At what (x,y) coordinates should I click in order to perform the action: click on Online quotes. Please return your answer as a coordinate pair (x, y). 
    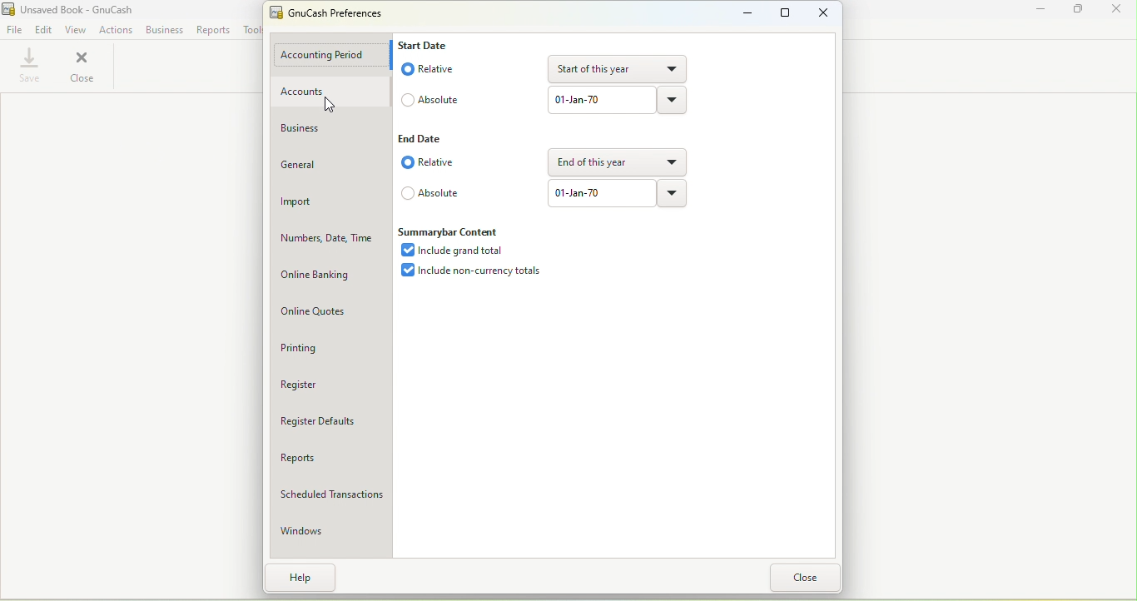
    Looking at the image, I should click on (332, 311).